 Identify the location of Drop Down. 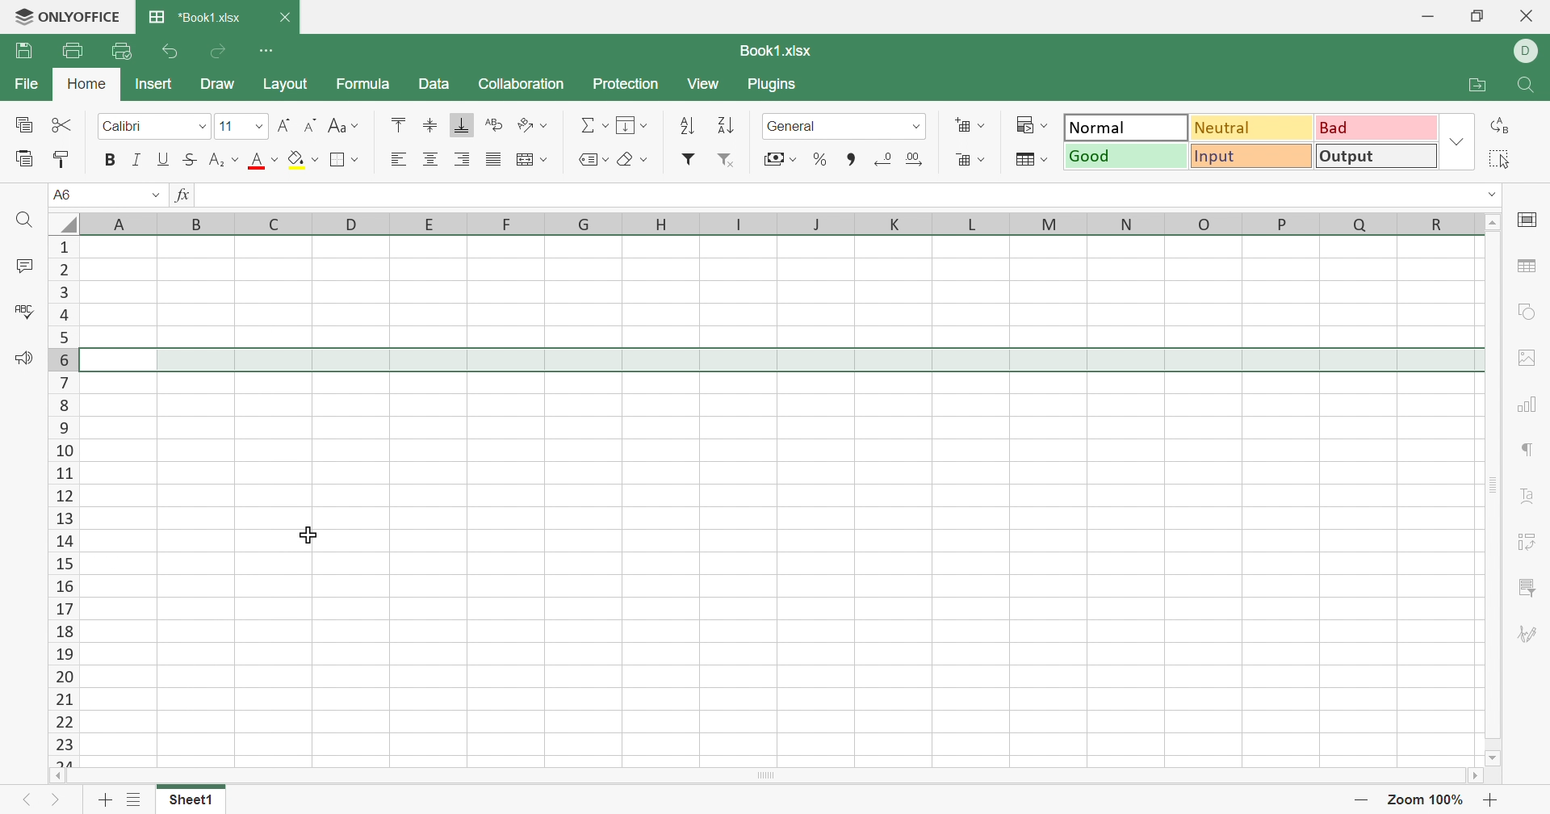
(1456, 143).